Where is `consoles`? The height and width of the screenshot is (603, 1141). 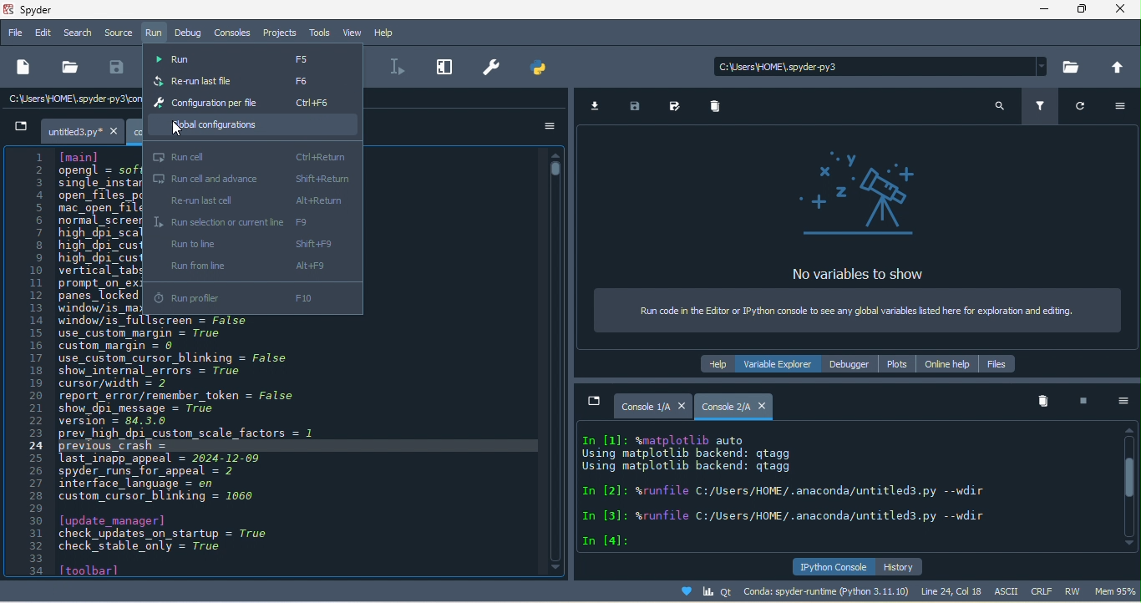 consoles is located at coordinates (233, 34).